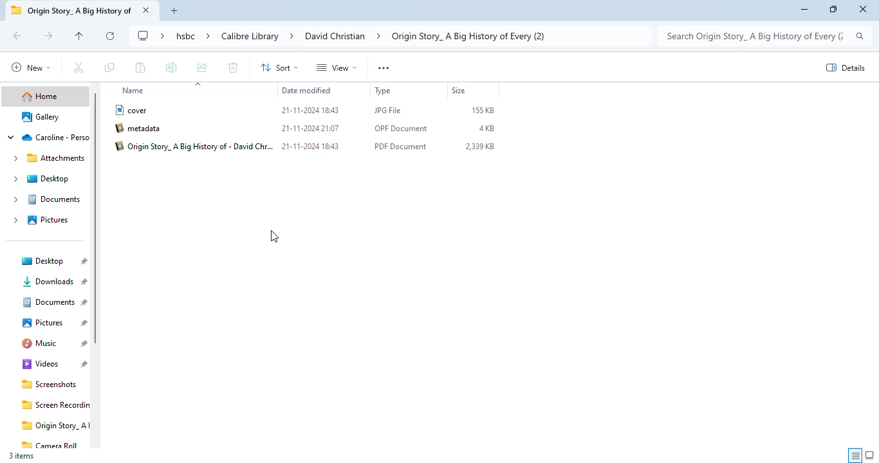  What do you see at coordinates (20, 457) in the screenshot?
I see `3 items` at bounding box center [20, 457].